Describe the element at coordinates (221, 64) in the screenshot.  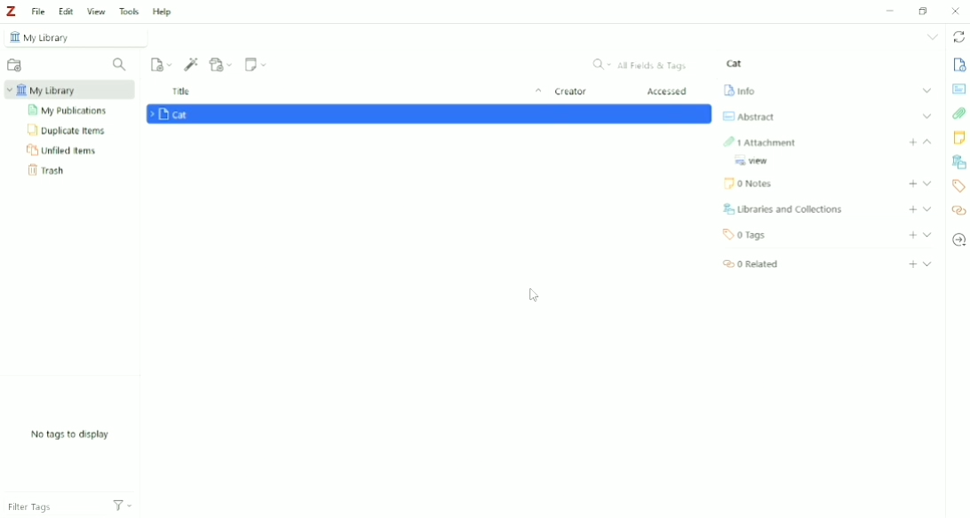
I see `Add Attachment` at that location.